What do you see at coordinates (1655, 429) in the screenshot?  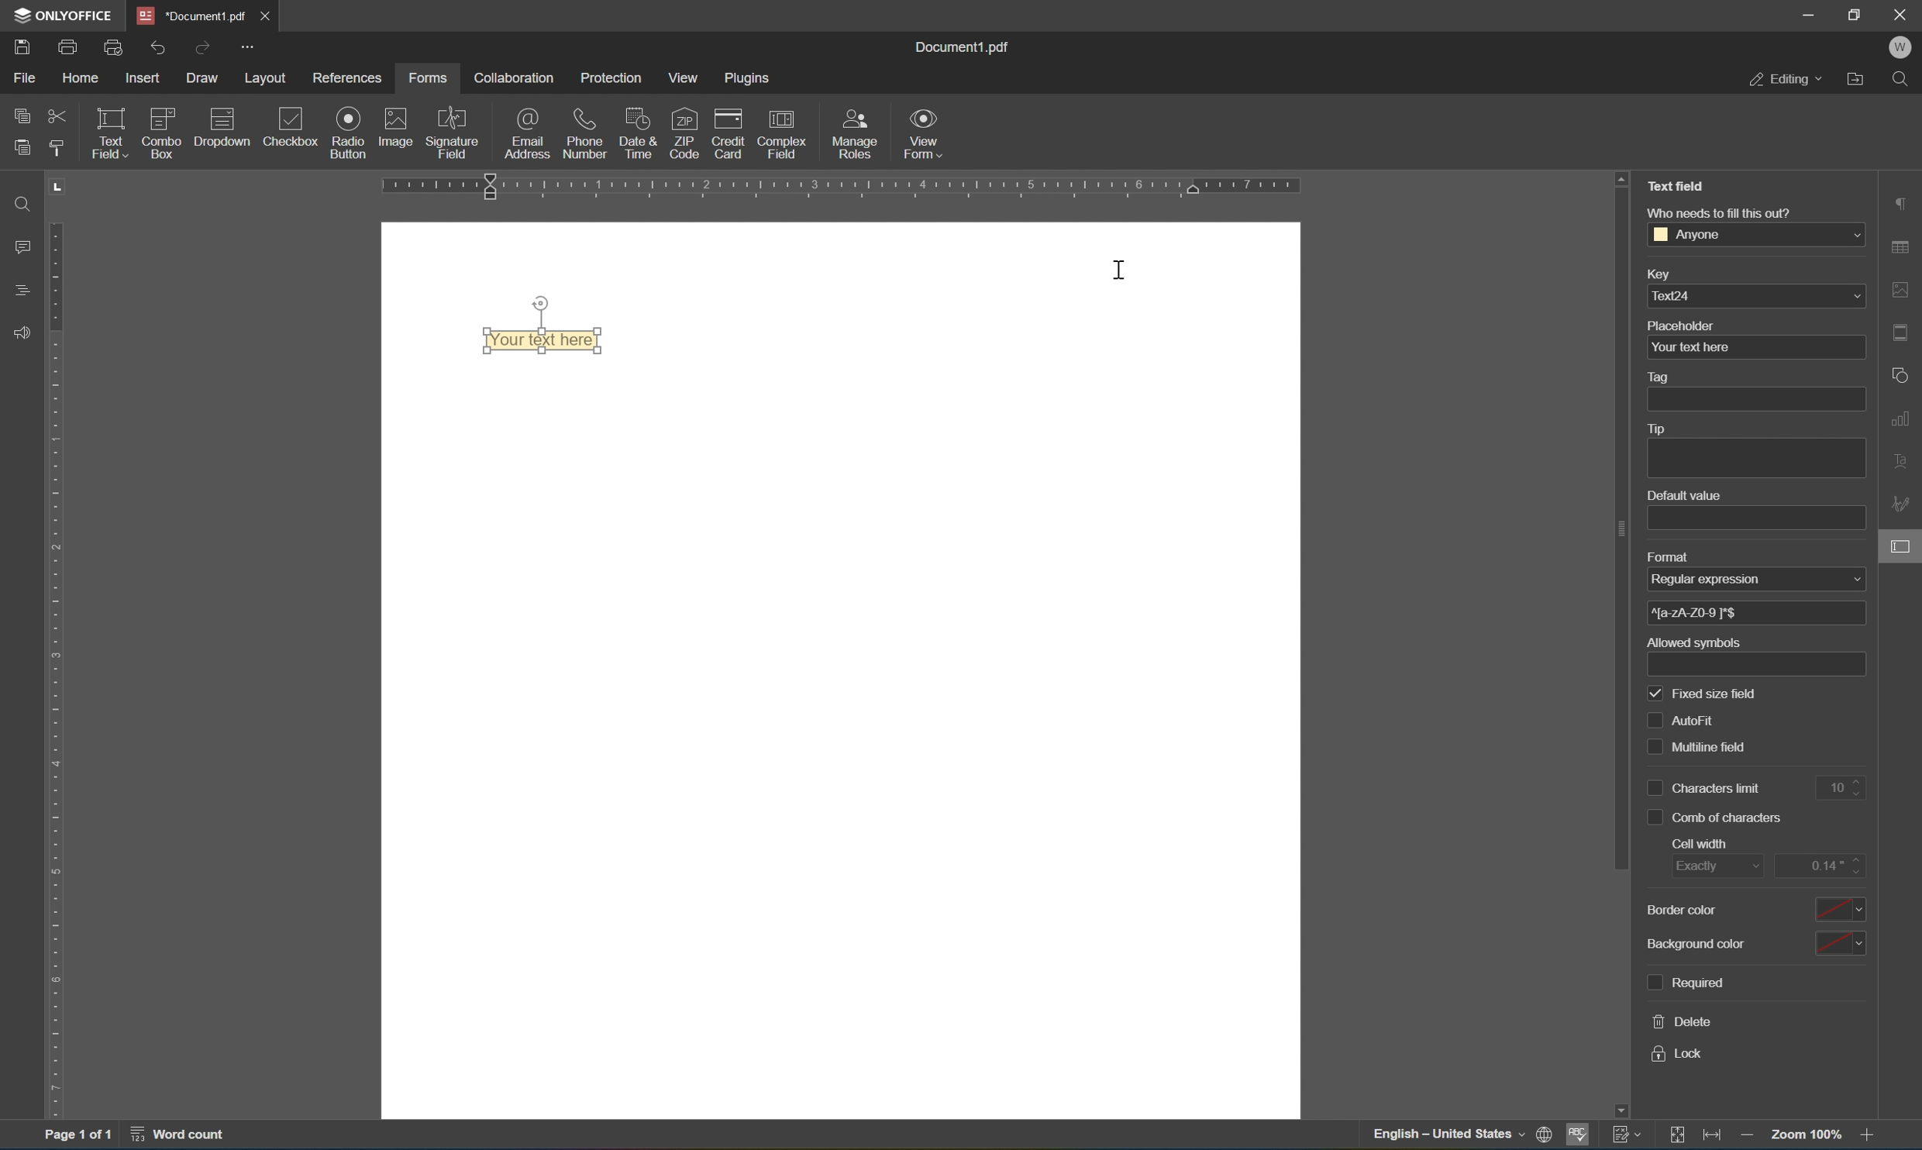 I see `tip` at bounding box center [1655, 429].